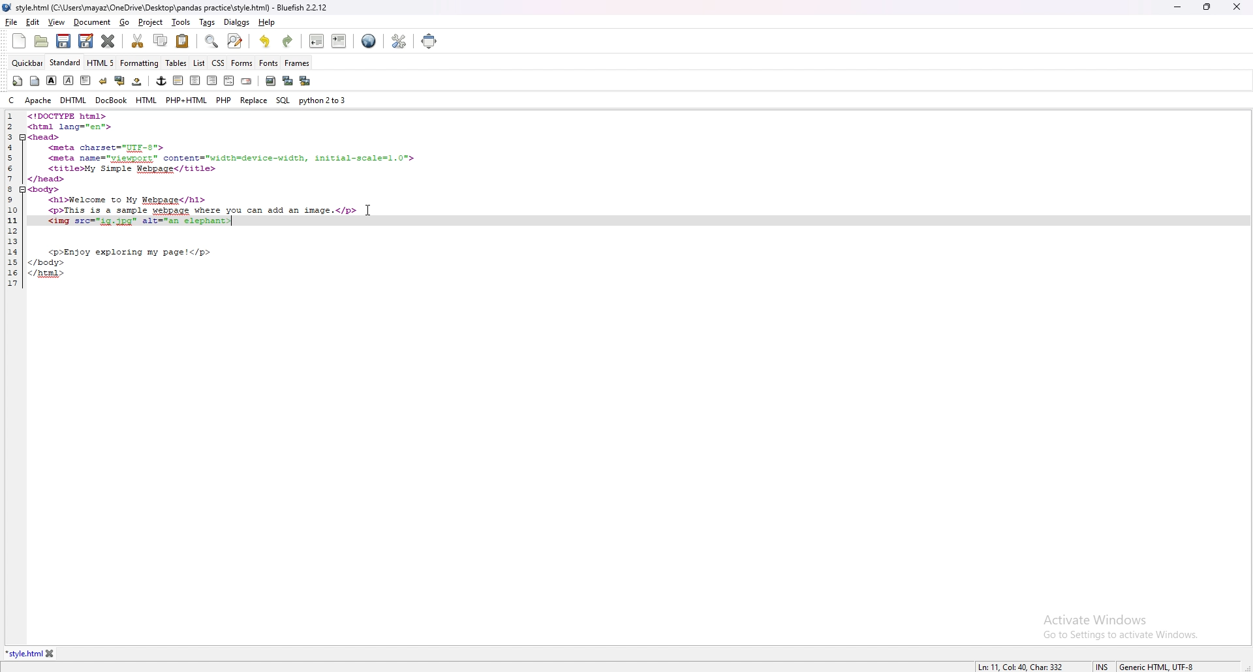 The width and height of the screenshot is (1253, 672). I want to click on indent, so click(339, 42).